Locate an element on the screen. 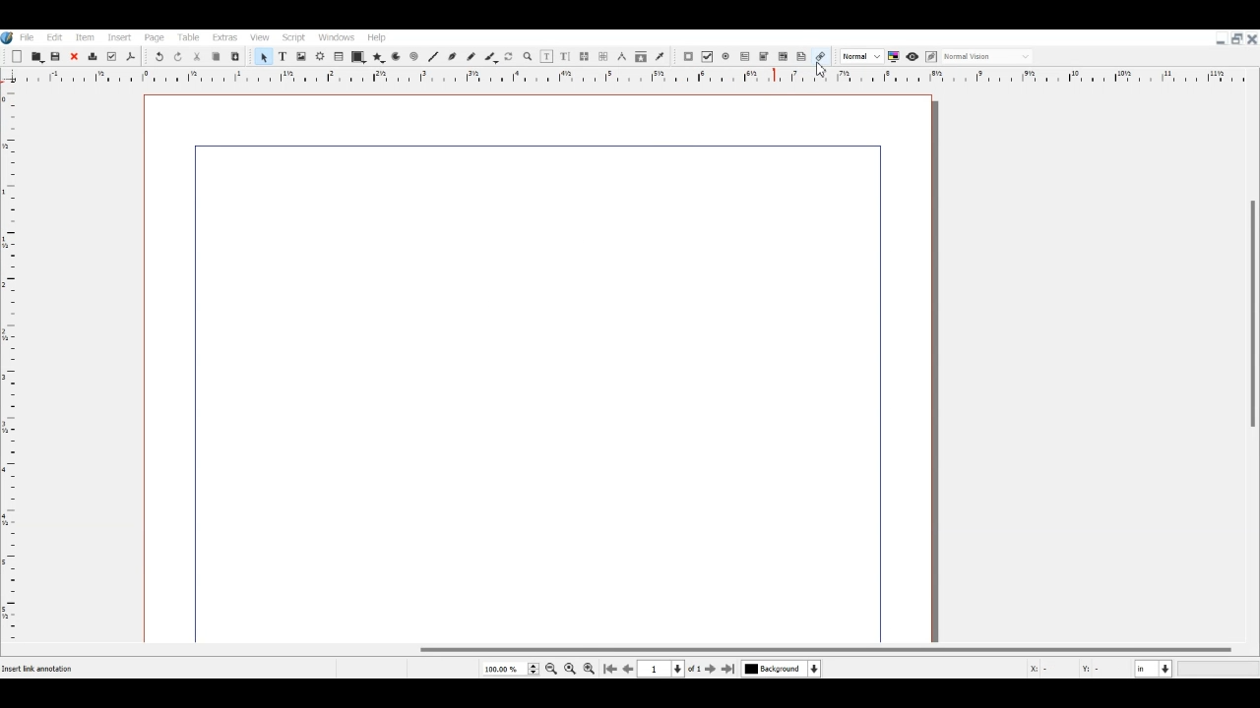 This screenshot has height=708, width=1260. Cut is located at coordinates (197, 56).